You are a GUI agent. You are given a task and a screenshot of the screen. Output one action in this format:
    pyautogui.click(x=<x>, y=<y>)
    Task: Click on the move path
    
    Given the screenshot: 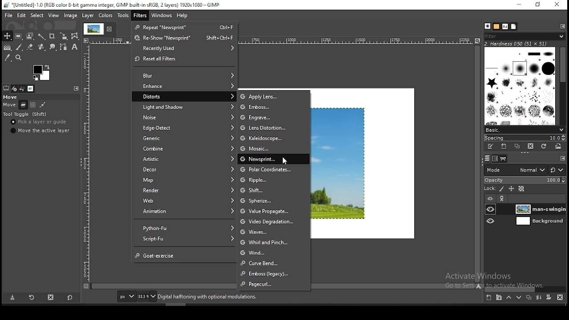 What is the action you would take?
    pyautogui.click(x=43, y=104)
    